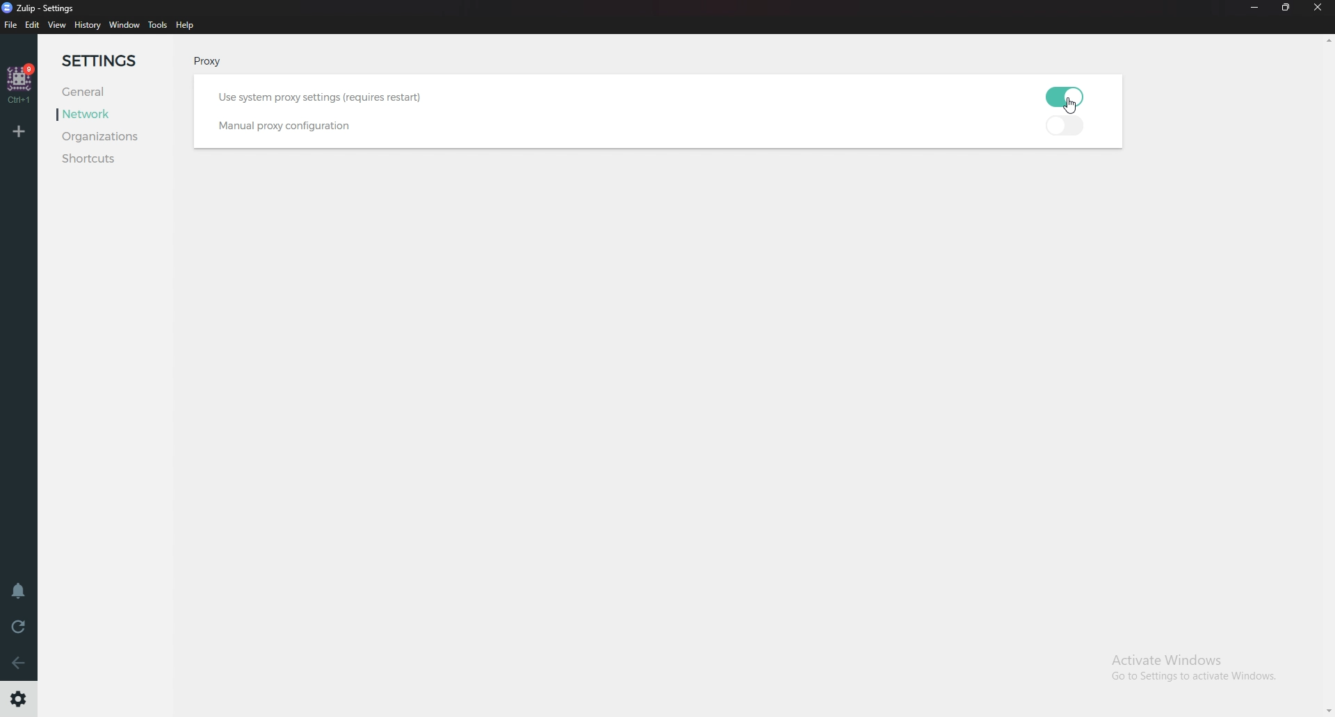  I want to click on tools, so click(158, 25).